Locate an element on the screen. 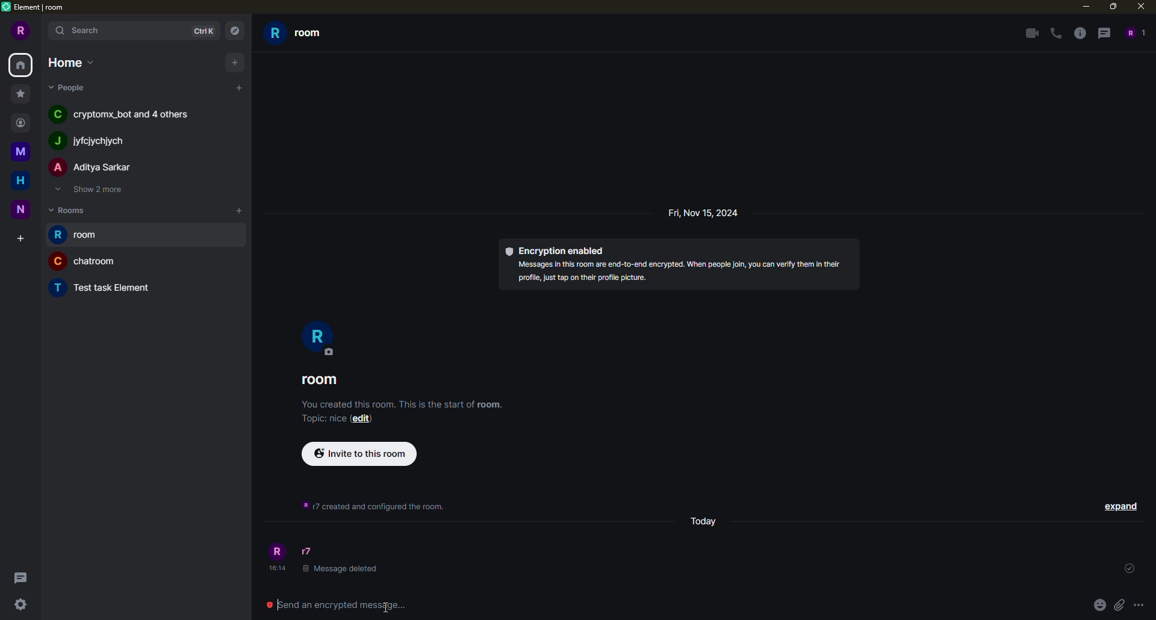 Image resolution: width=1156 pixels, height=620 pixels. maximize is located at coordinates (1113, 7).